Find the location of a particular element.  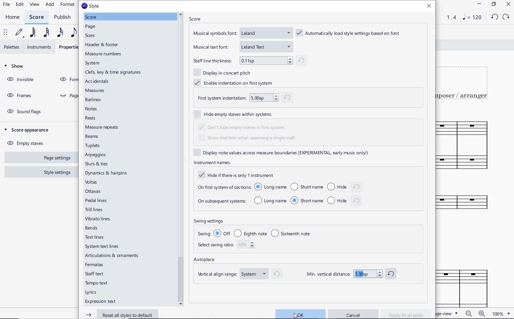

CLOSE is located at coordinates (508, 5).